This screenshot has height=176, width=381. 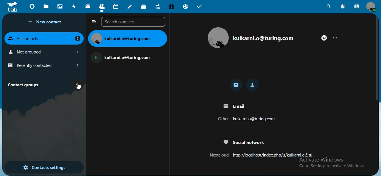 I want to click on cursor, so click(x=79, y=88).